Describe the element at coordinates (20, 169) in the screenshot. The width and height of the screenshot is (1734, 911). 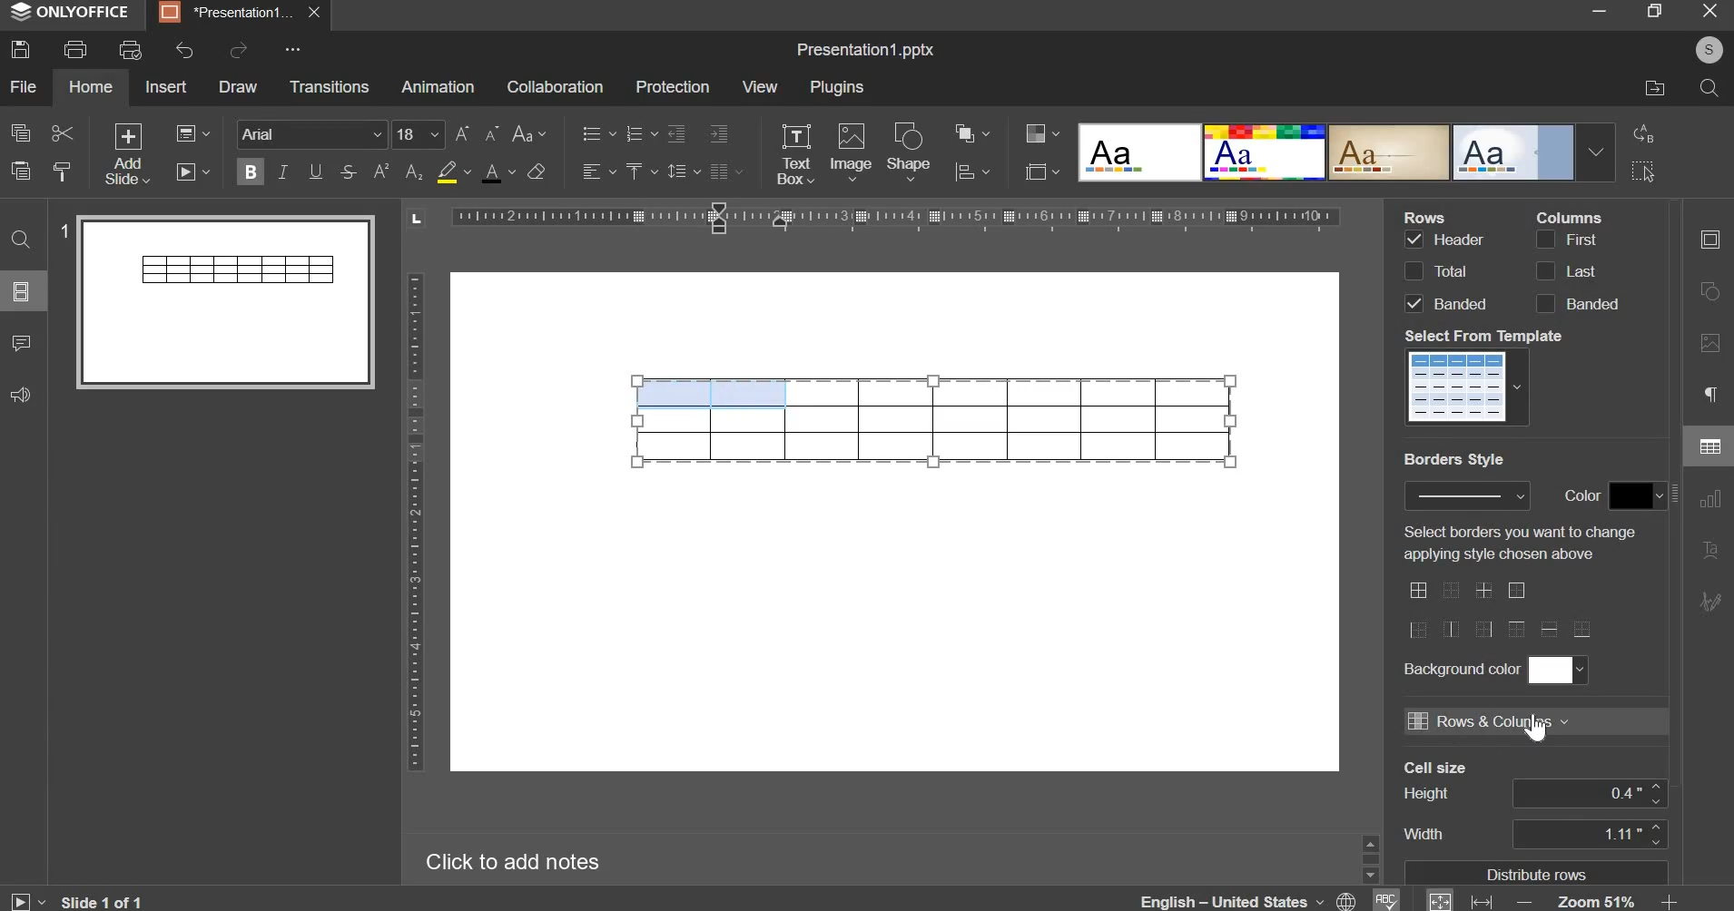
I see `paste` at that location.